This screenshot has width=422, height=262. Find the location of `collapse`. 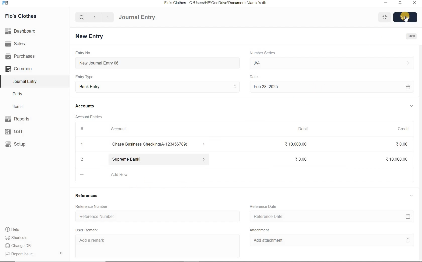

collapse is located at coordinates (410, 195).